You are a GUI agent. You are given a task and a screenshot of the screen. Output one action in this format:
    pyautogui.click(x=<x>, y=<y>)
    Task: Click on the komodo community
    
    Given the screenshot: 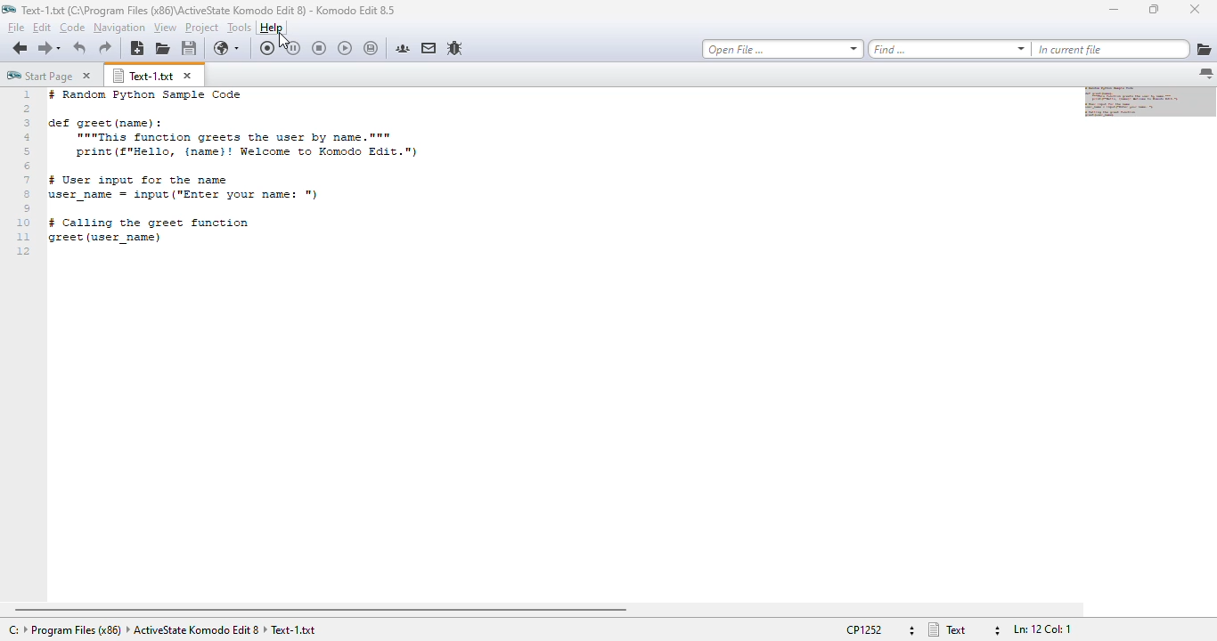 What is the action you would take?
    pyautogui.click(x=403, y=47)
    